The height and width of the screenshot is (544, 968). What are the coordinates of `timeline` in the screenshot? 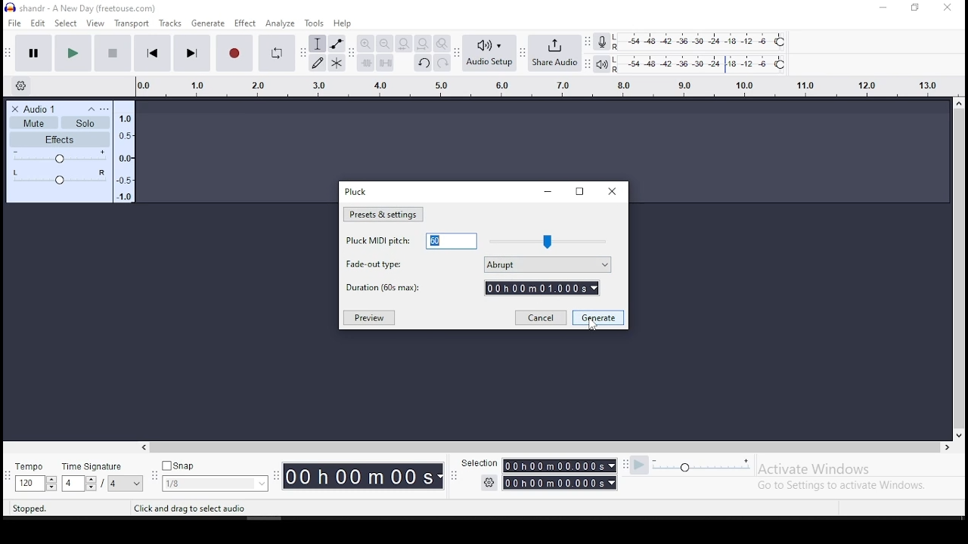 It's located at (540, 85).